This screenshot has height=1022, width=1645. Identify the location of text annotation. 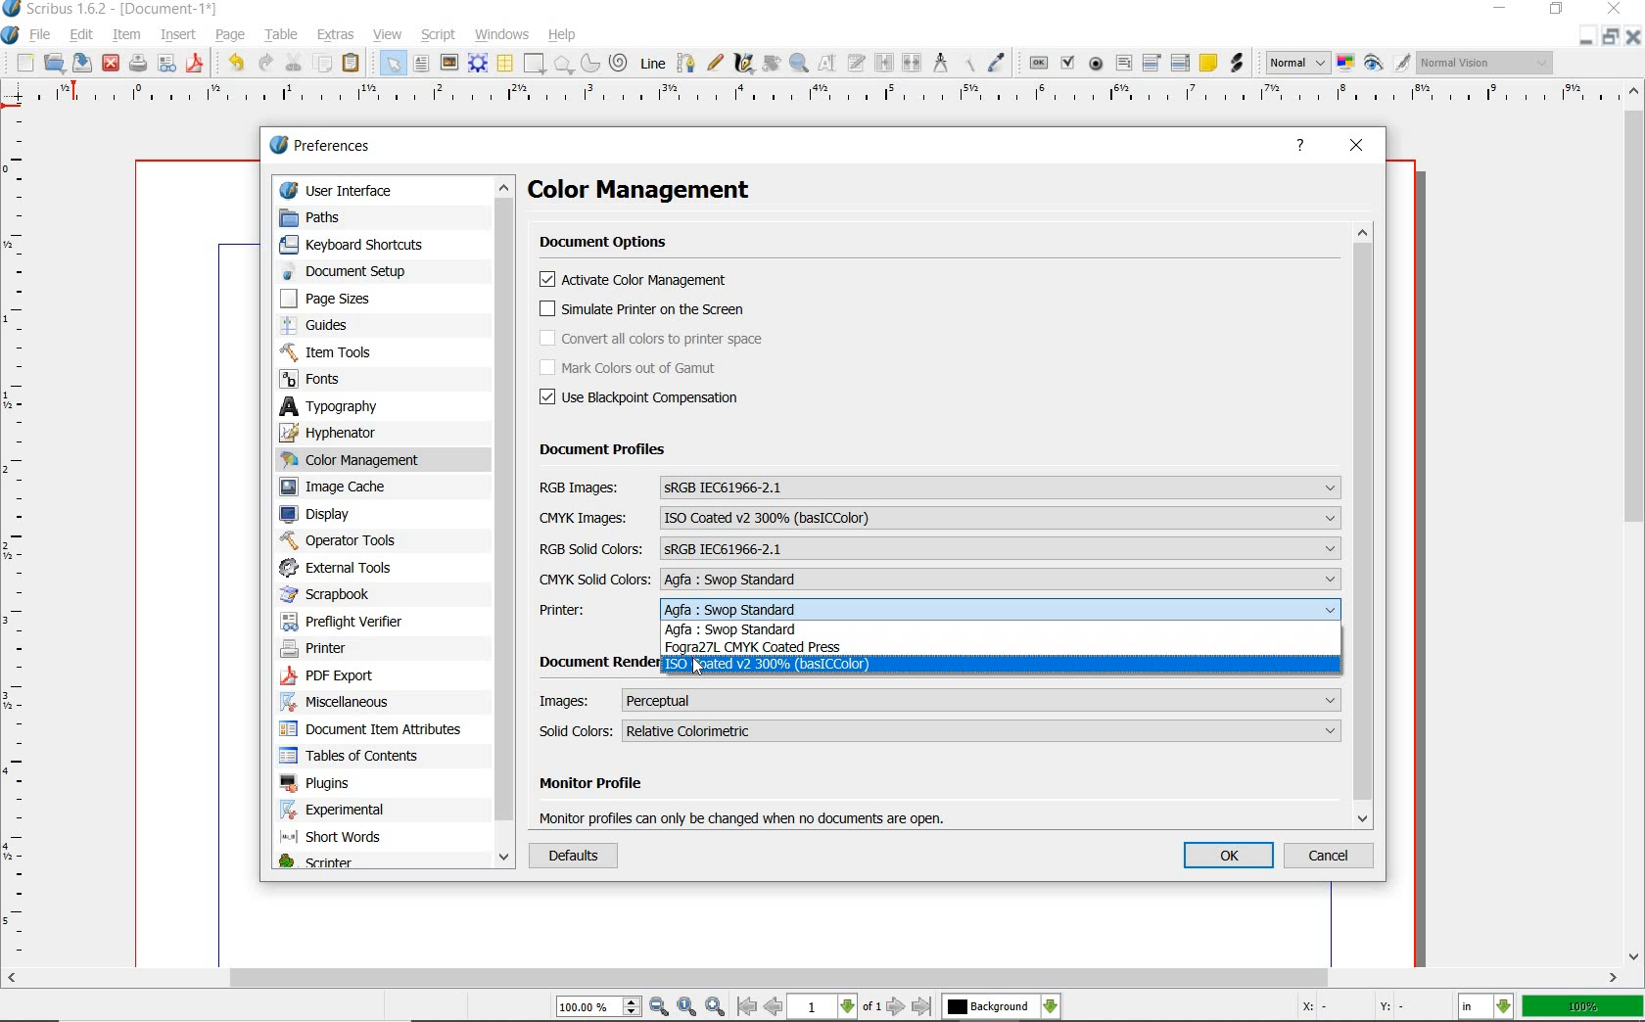
(1207, 64).